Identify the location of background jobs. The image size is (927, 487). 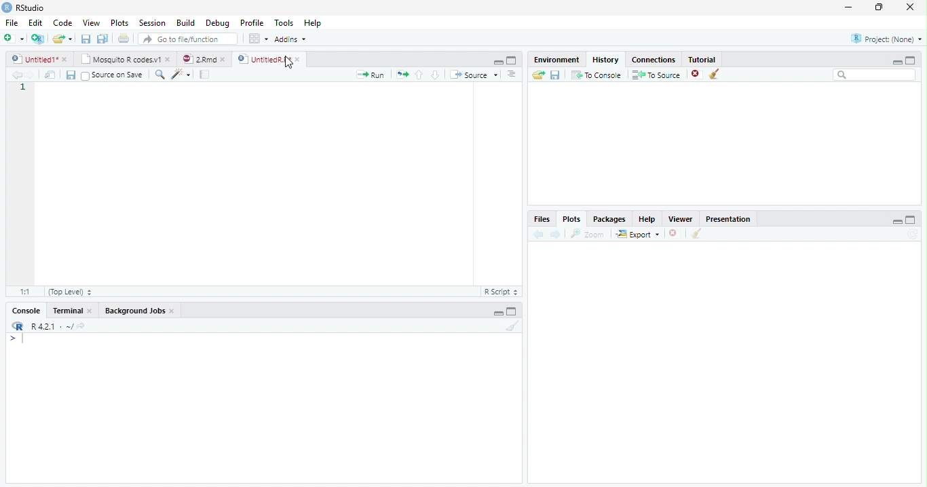
(140, 312).